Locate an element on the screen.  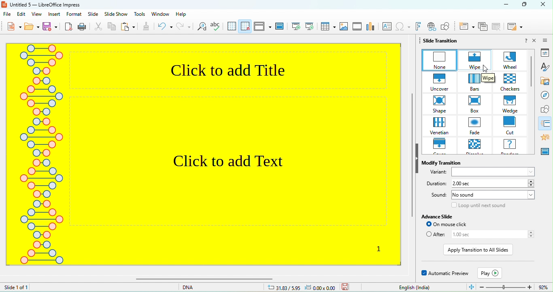
wheel is located at coordinates (512, 61).